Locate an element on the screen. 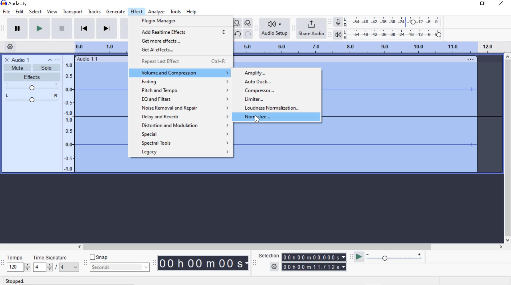  Selection Toolbar is located at coordinates (254, 262).